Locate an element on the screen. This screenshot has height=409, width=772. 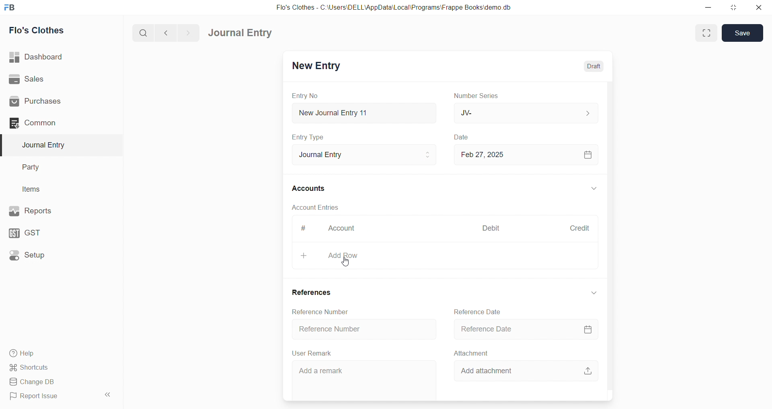
User Remark is located at coordinates (315, 354).